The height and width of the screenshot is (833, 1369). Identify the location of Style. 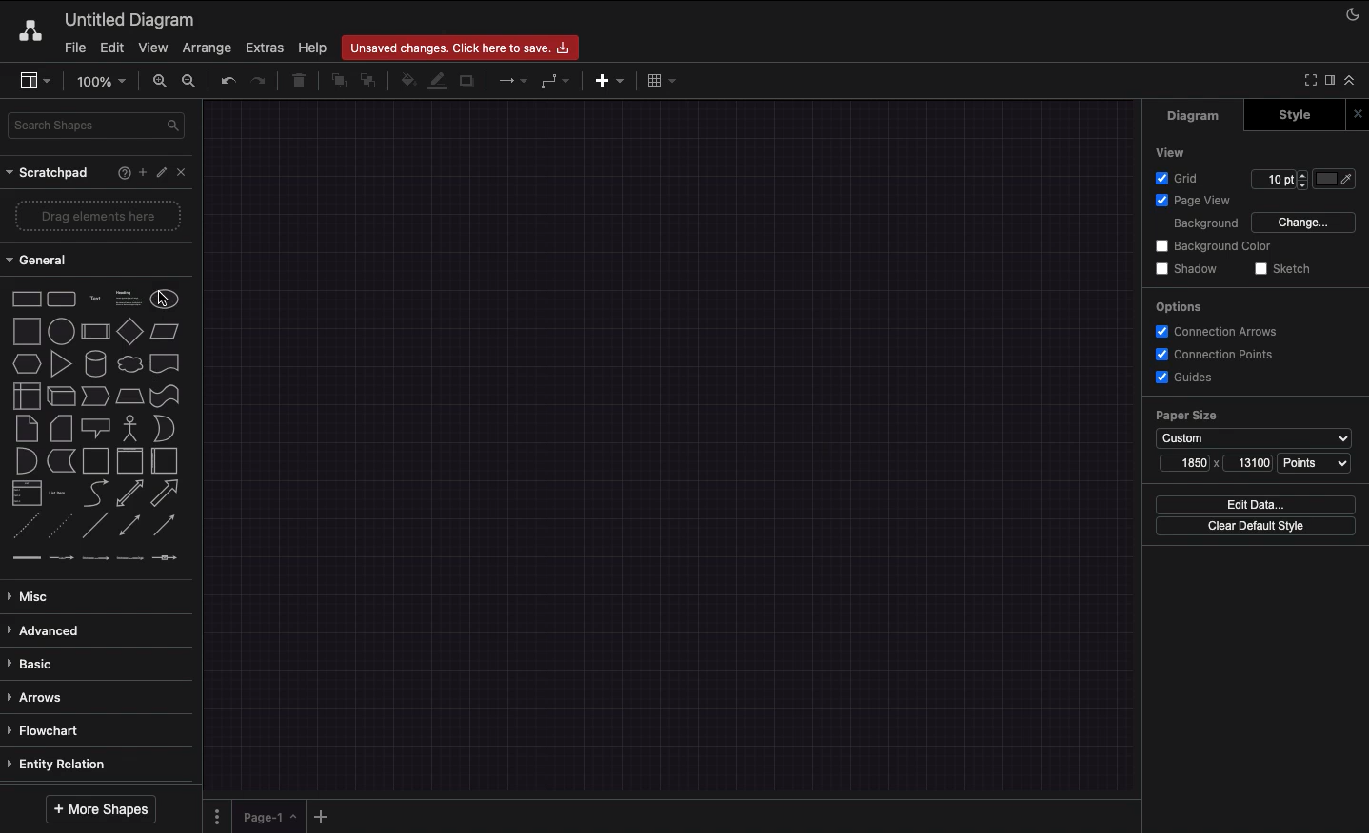
(1297, 114).